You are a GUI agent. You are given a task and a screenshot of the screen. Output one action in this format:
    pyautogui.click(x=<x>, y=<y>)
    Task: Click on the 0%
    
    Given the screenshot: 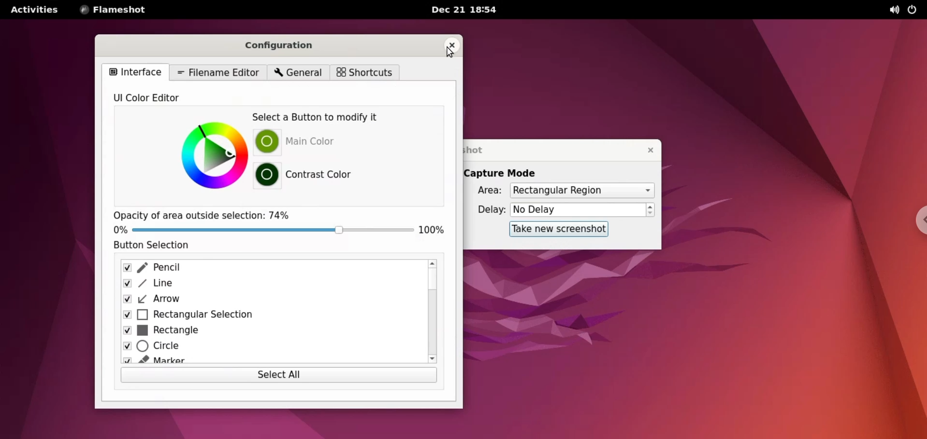 What is the action you would take?
    pyautogui.click(x=120, y=231)
    